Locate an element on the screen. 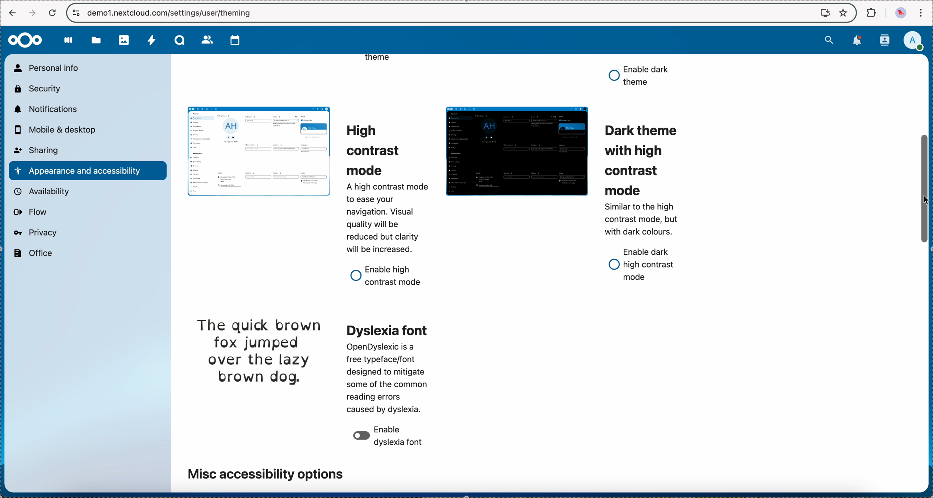 The width and height of the screenshot is (933, 498). click on scroll bar is located at coordinates (927, 189).